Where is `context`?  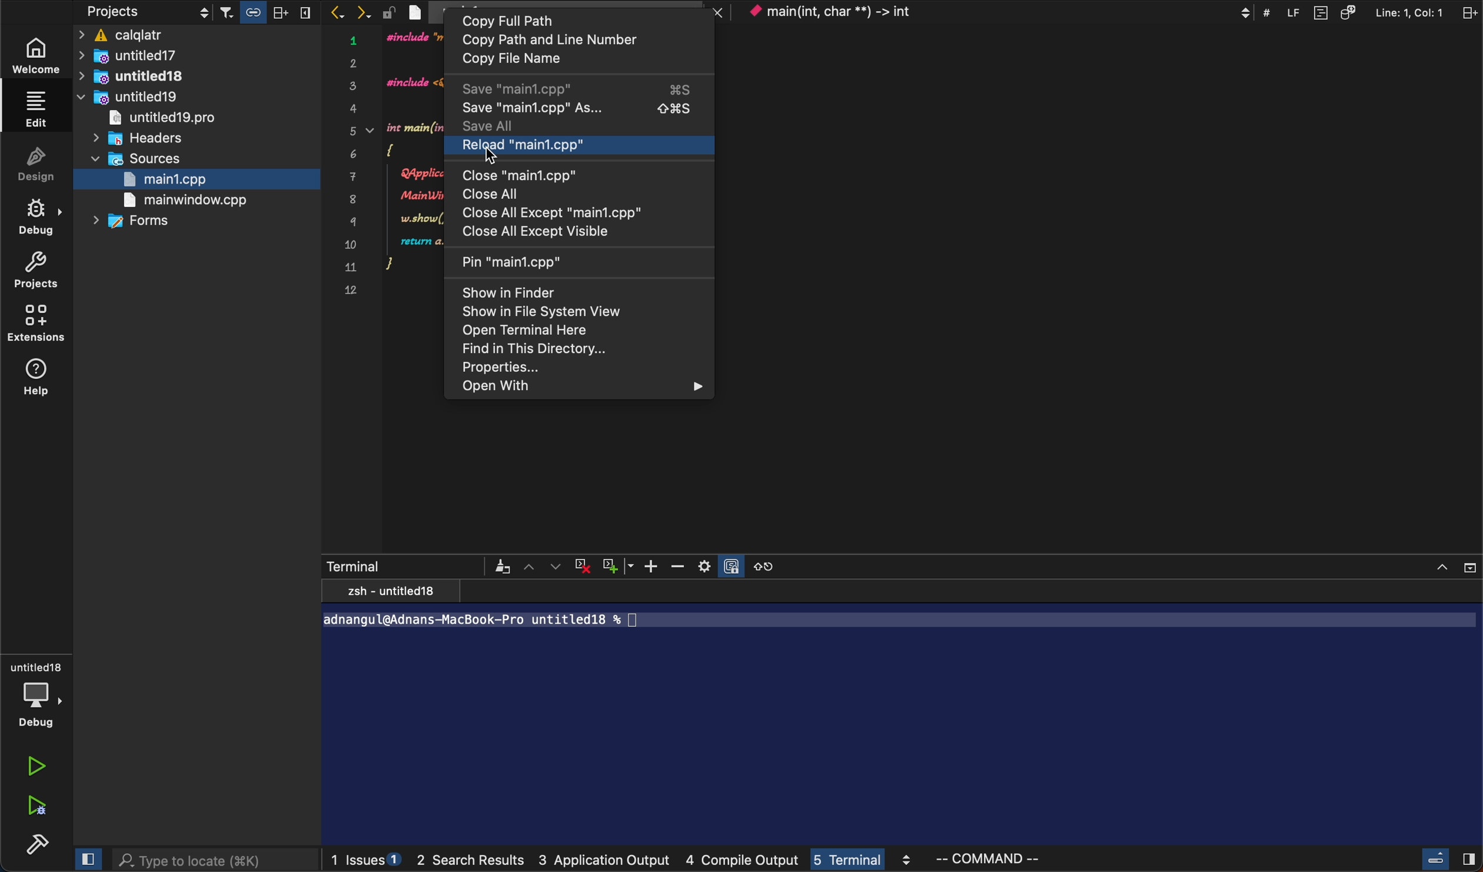
context is located at coordinates (990, 12).